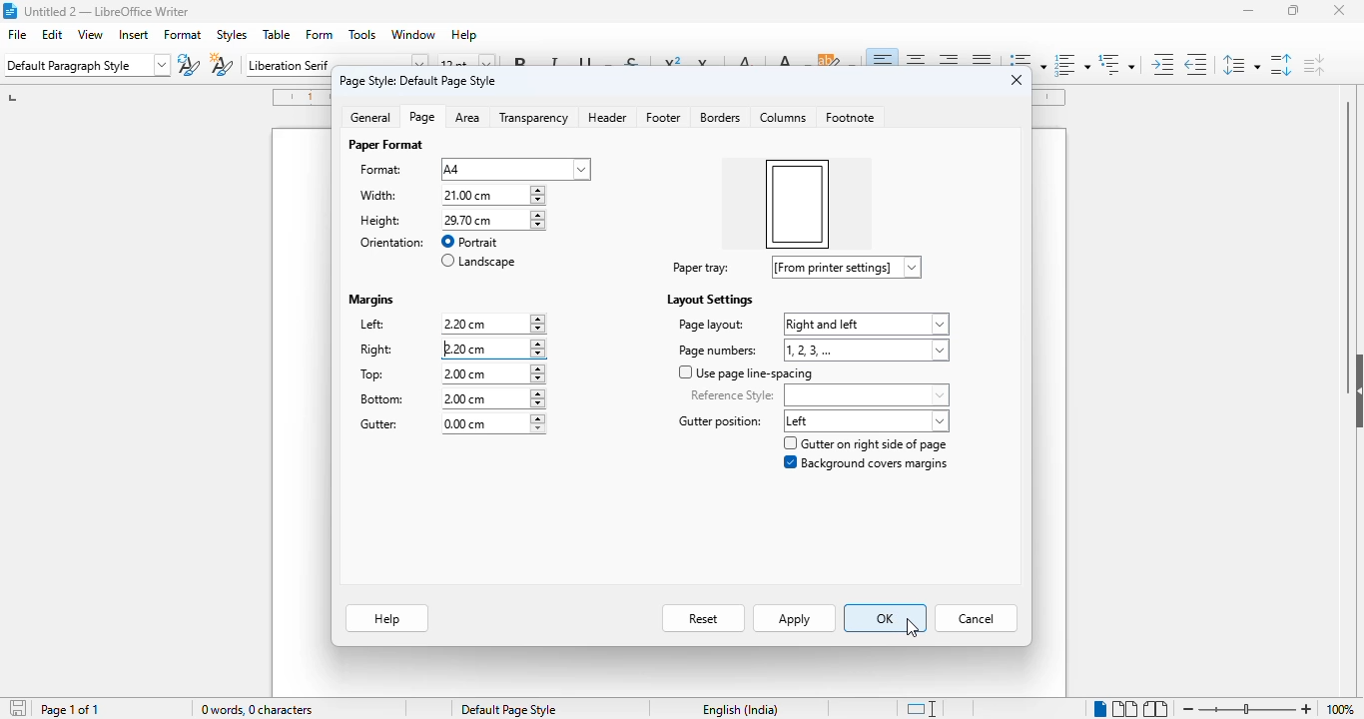 The image size is (1364, 719). I want to click on background covers margins, so click(866, 463).